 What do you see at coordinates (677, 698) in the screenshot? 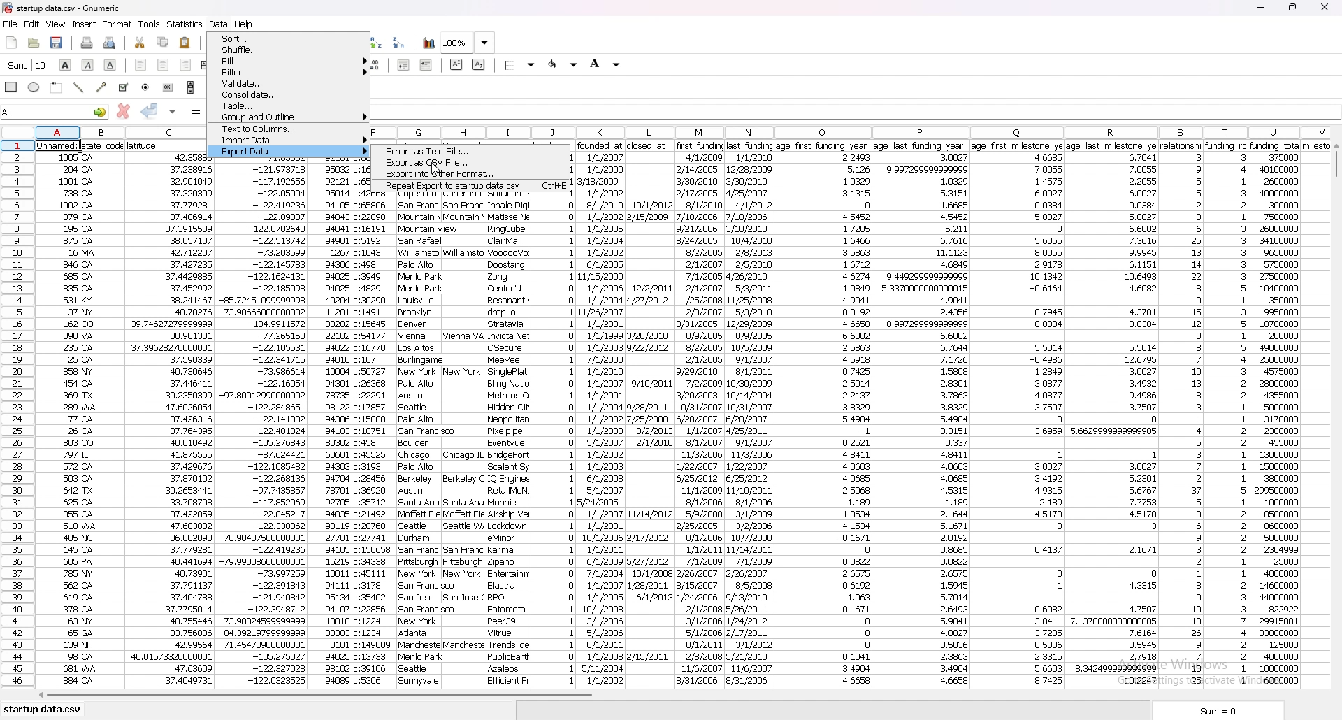
I see `scroll bar` at bounding box center [677, 698].